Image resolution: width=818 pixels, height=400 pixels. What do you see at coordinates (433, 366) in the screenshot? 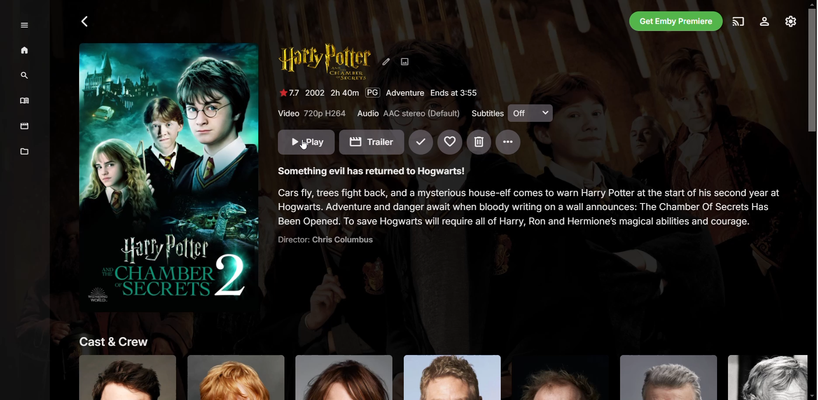
I see `Cast and Crew` at bounding box center [433, 366].